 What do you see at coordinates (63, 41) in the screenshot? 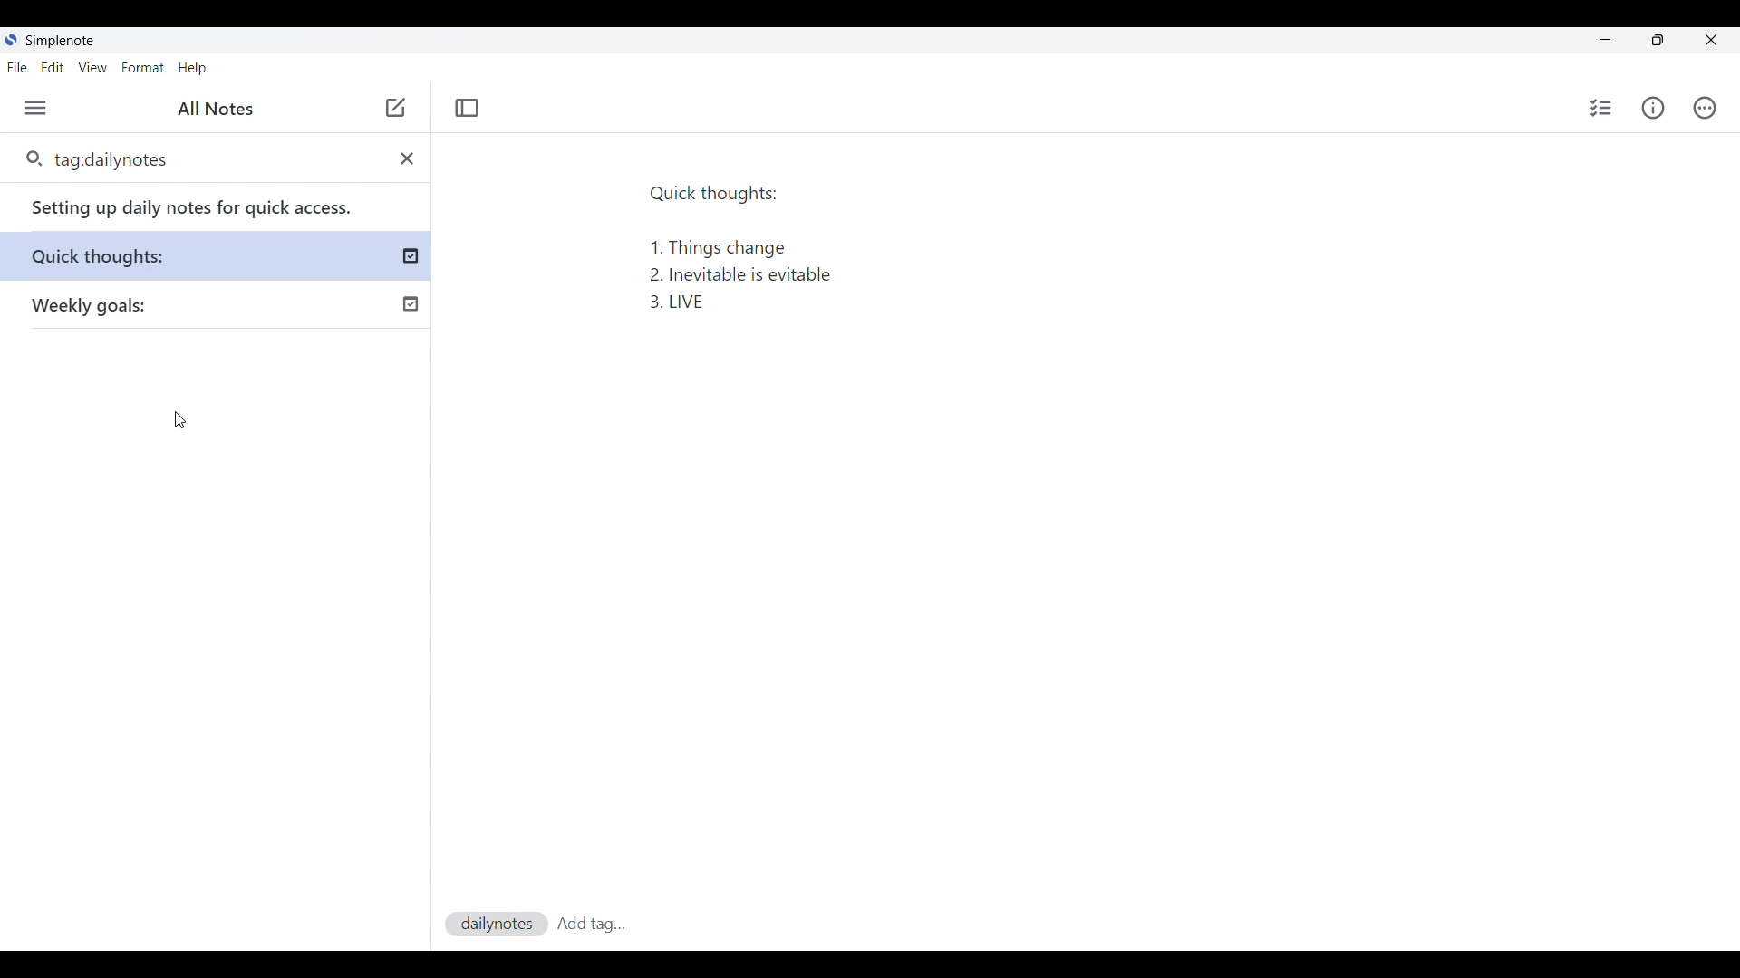
I see `Software note` at bounding box center [63, 41].